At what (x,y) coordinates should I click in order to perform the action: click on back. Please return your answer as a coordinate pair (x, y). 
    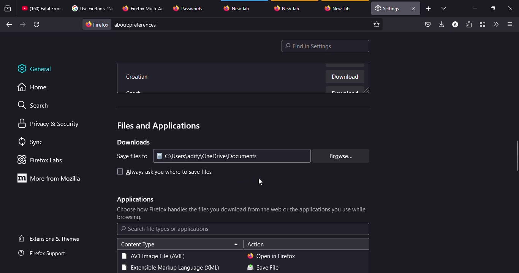
    Looking at the image, I should click on (8, 25).